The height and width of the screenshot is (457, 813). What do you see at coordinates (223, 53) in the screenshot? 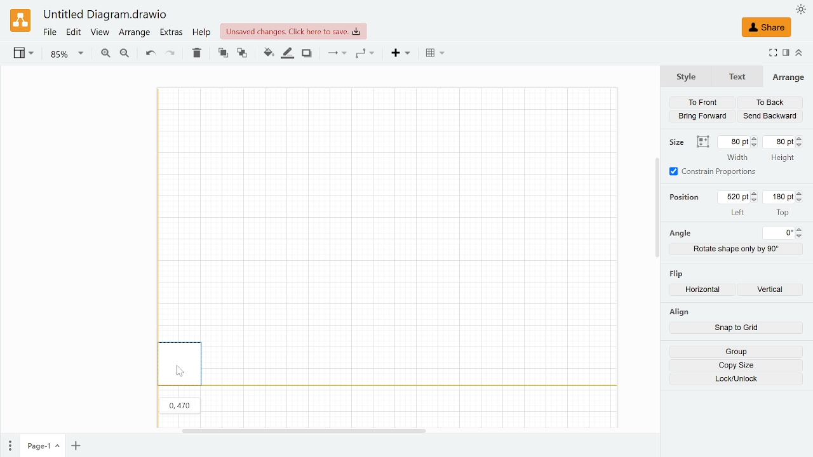
I see `To font` at bounding box center [223, 53].